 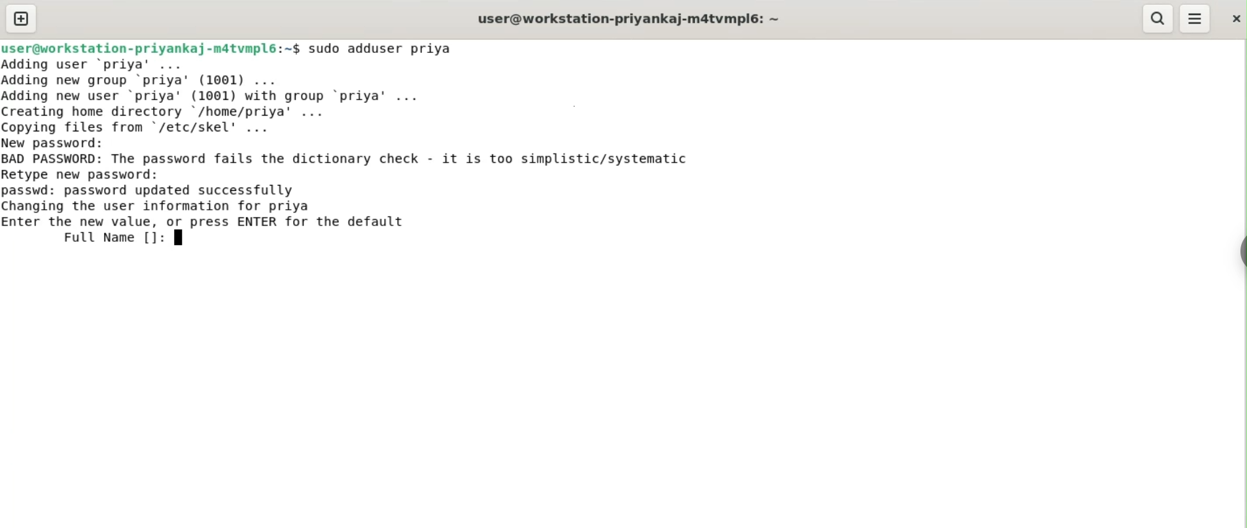 I want to click on user@workstation-priyankaj-m4tvmpl6:~, so click(x=626, y=18).